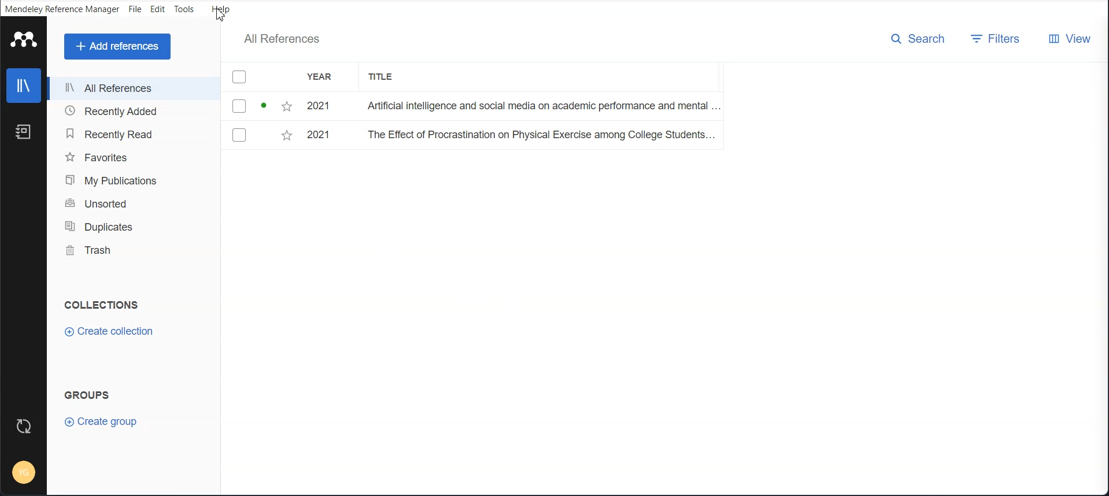  I want to click on Recently Added, so click(129, 112).